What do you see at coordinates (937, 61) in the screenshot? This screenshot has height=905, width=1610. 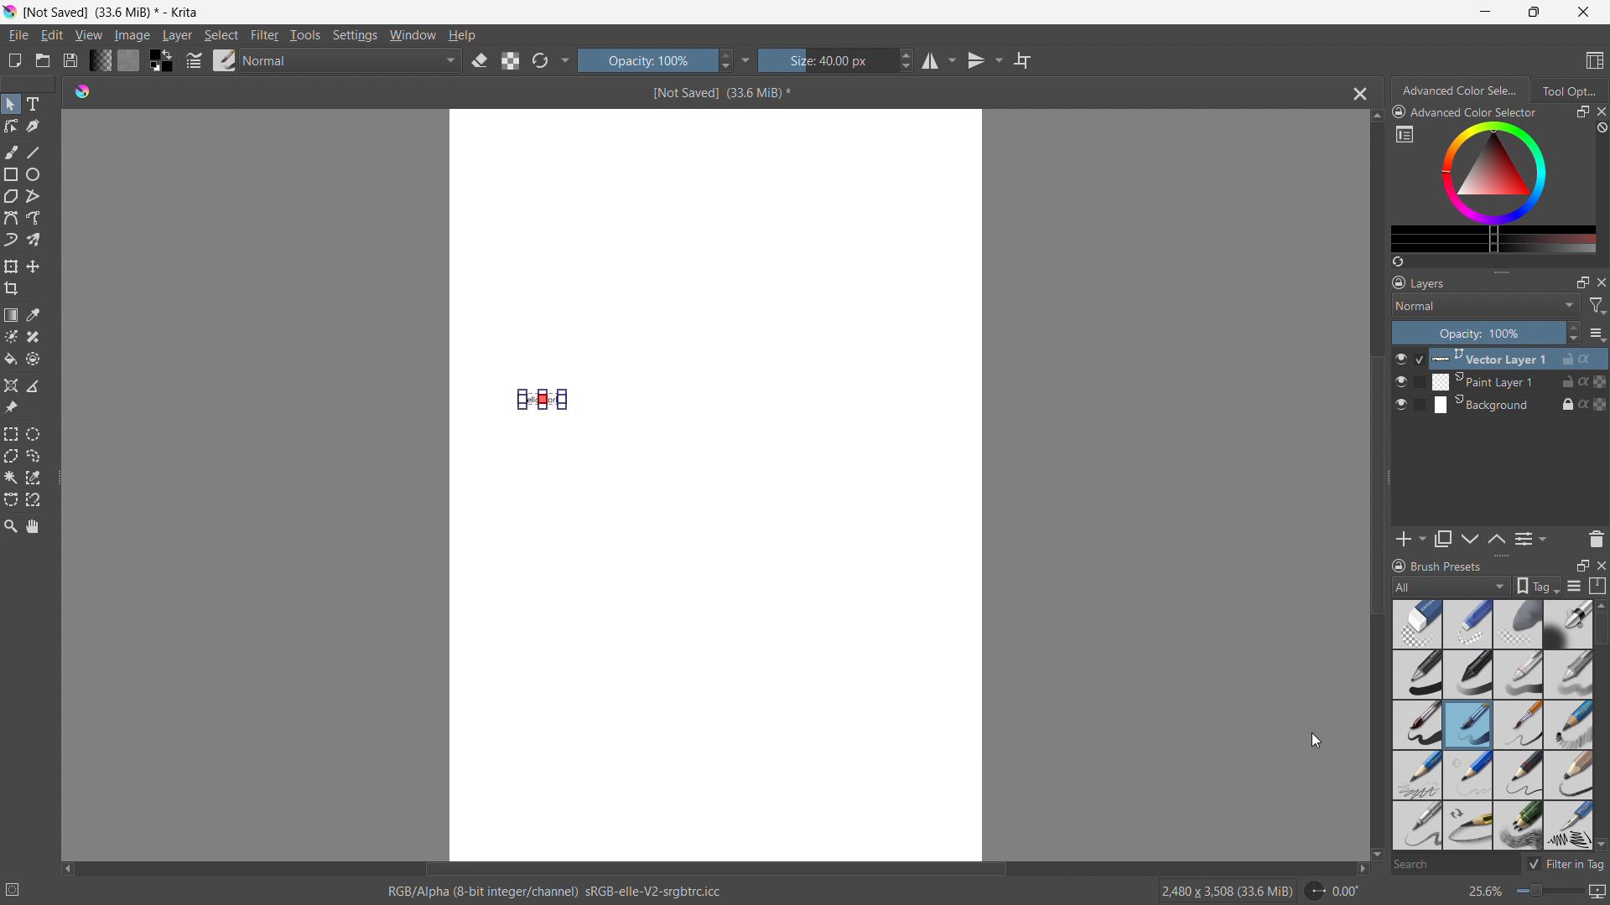 I see `horizontal mirror tool` at bounding box center [937, 61].